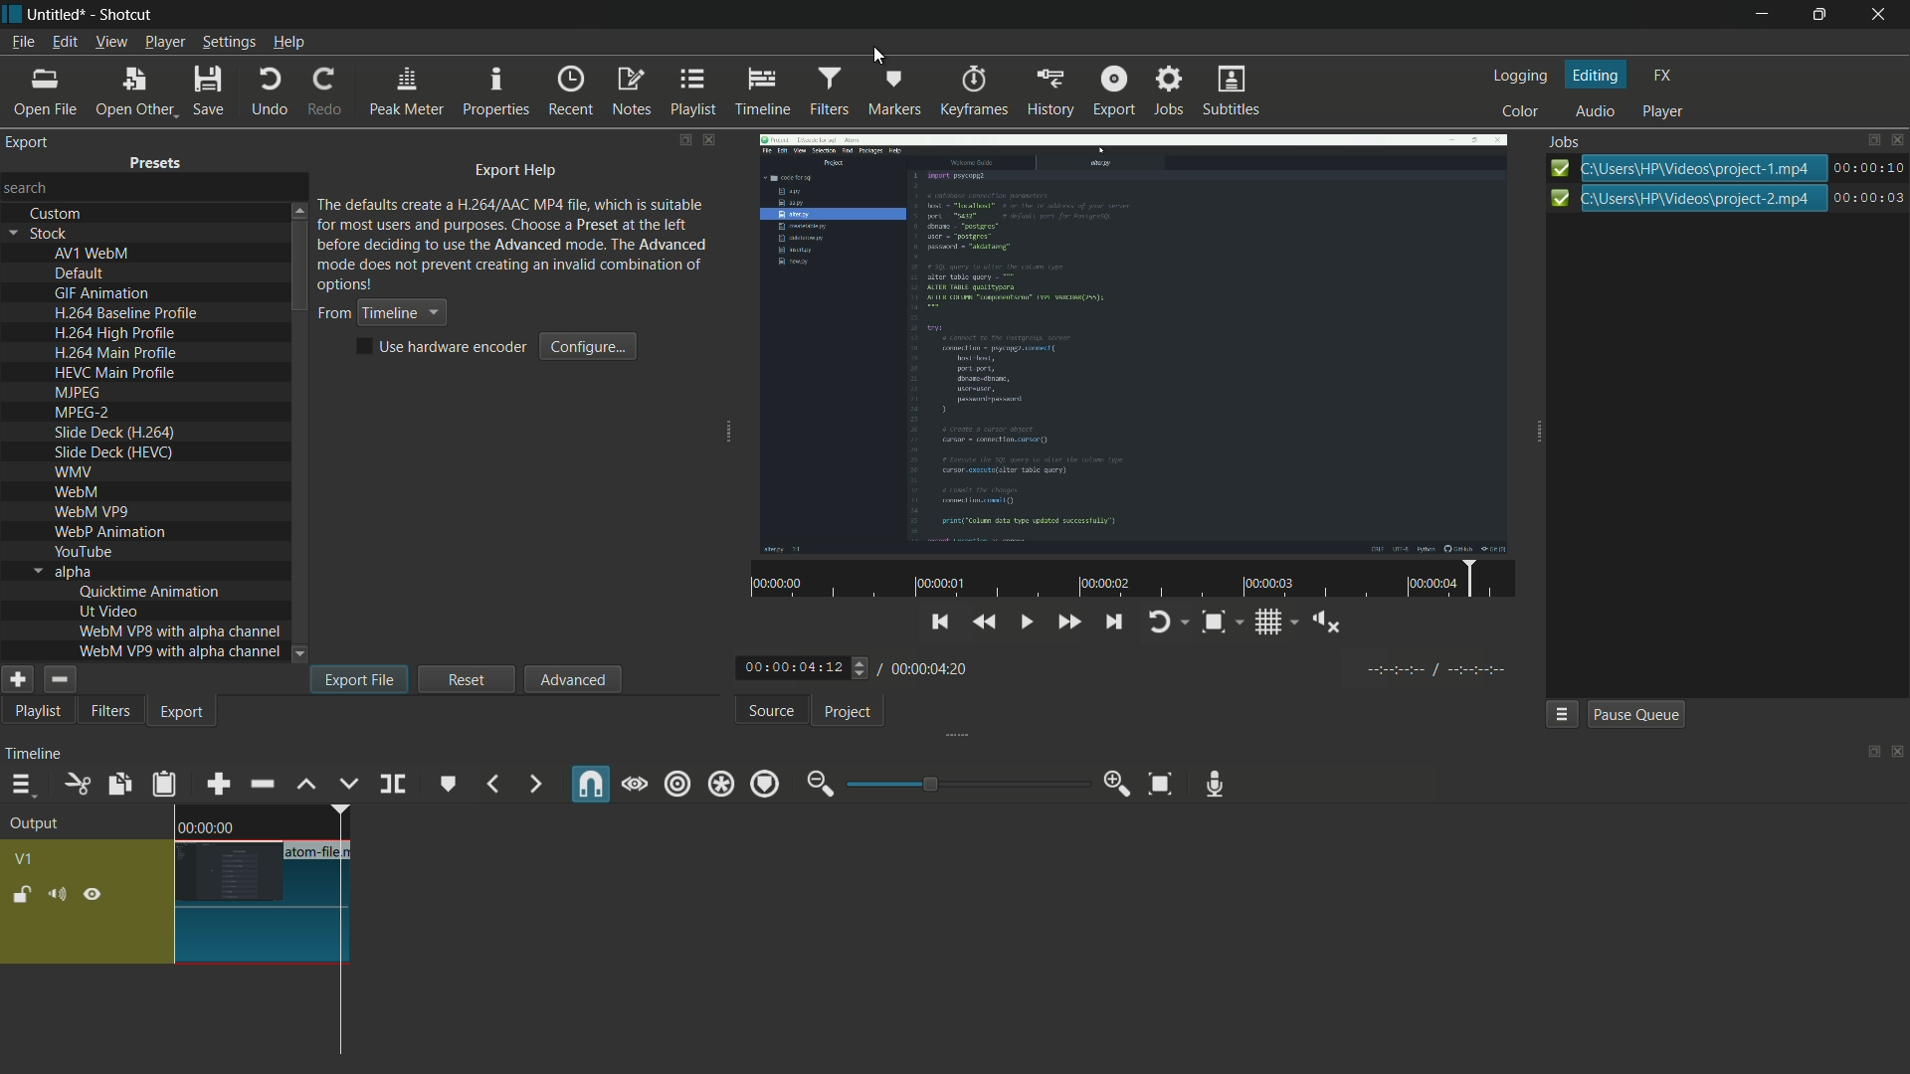  What do you see at coordinates (59, 679) in the screenshot?
I see `remove selected preset` at bounding box center [59, 679].